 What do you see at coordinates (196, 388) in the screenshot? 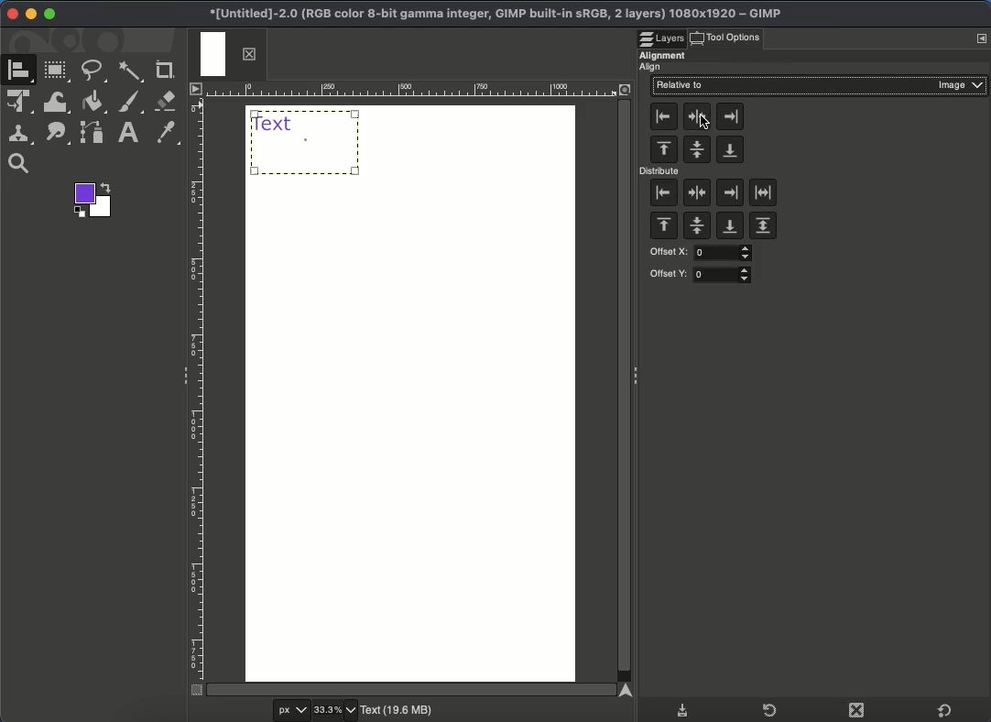
I see `Ruler` at bounding box center [196, 388].